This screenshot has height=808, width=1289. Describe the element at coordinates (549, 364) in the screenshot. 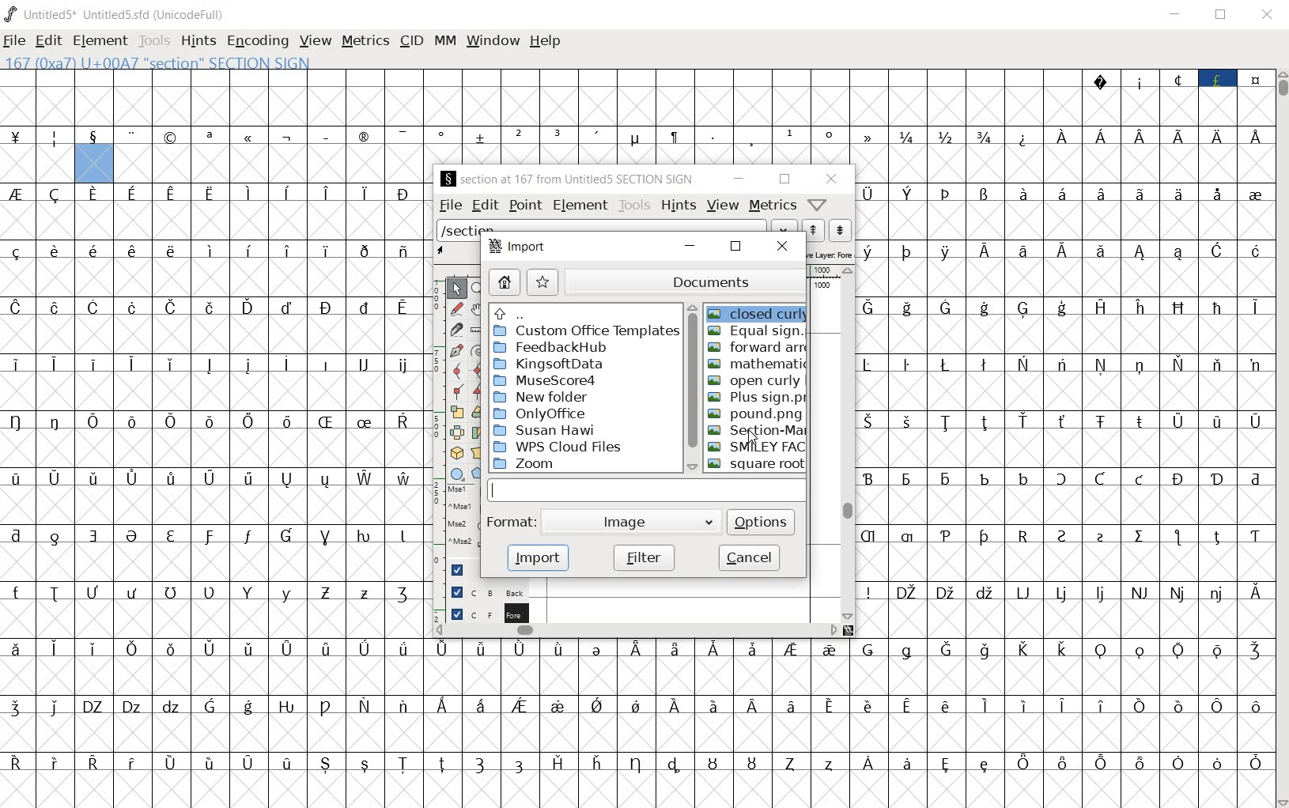

I see `KingsoftData` at that location.